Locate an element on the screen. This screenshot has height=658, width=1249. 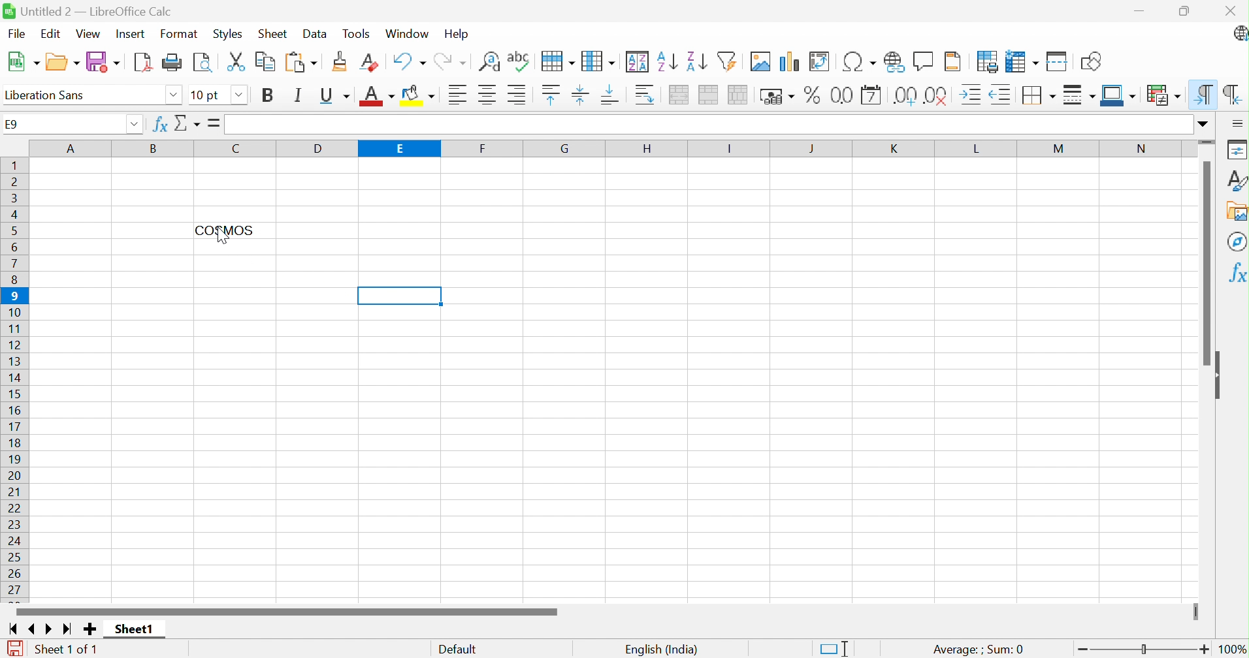
Undo is located at coordinates (408, 61).